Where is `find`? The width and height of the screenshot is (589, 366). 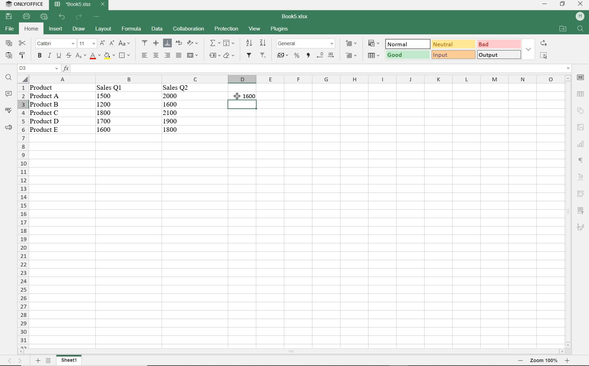 find is located at coordinates (581, 29).